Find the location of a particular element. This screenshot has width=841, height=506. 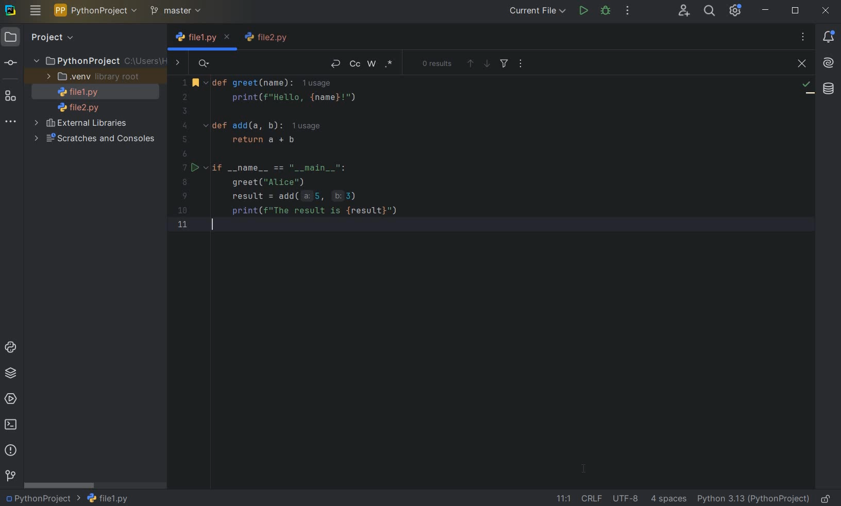

EXTERNAL LIBRARIES is located at coordinates (85, 124).